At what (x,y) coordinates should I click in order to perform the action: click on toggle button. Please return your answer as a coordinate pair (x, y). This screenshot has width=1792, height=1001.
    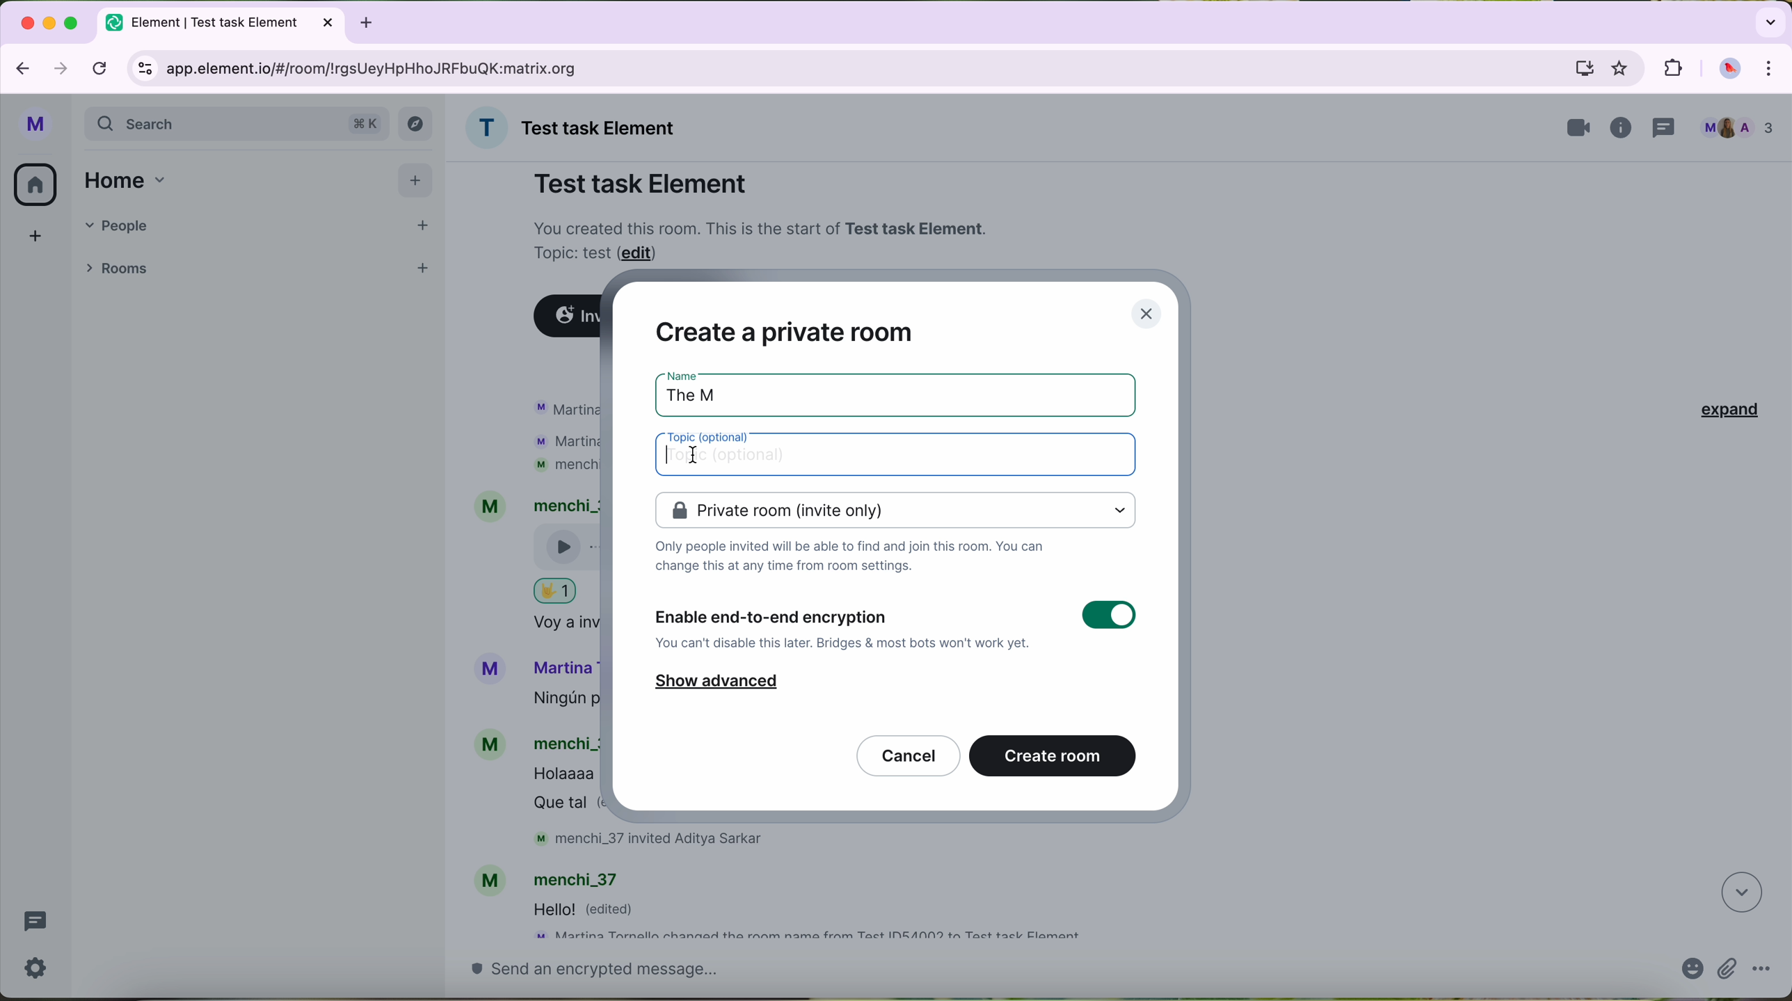
    Looking at the image, I should click on (1108, 616).